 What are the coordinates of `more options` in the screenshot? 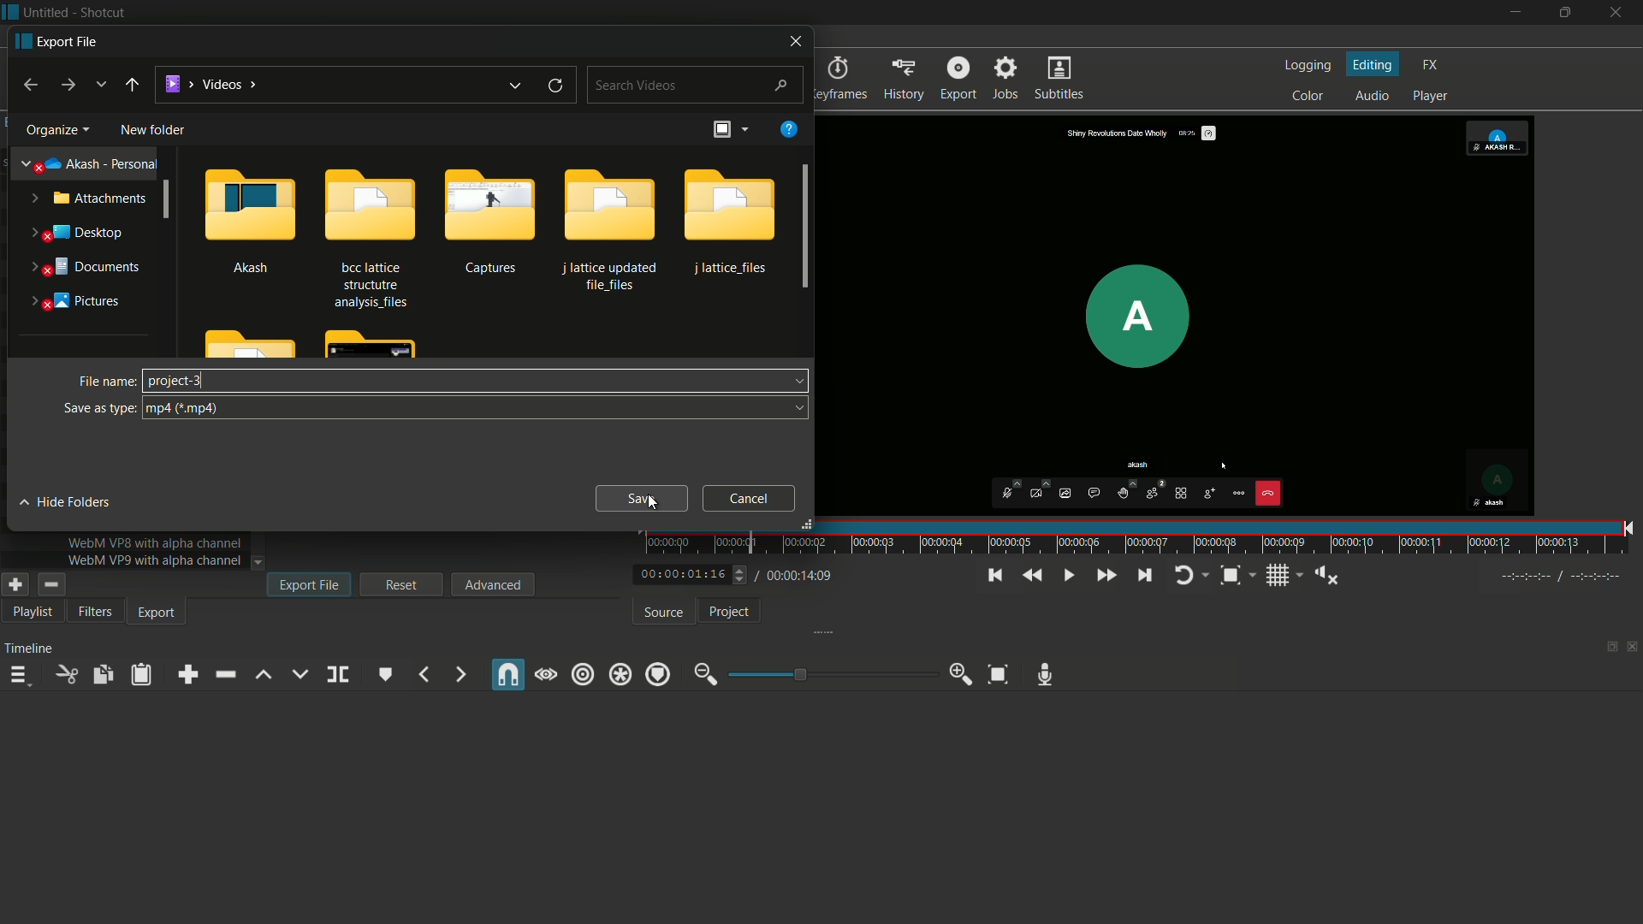 It's located at (745, 128).